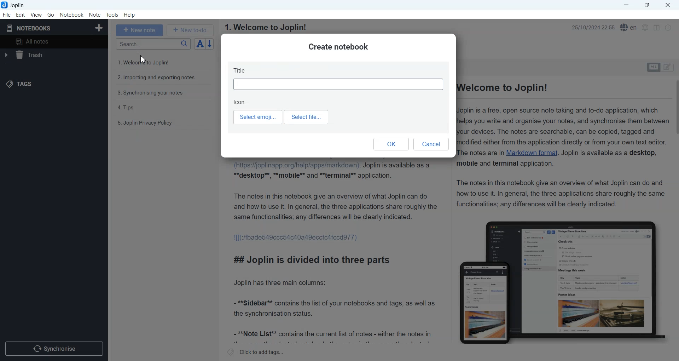 The height and width of the screenshot is (361, 679). What do you see at coordinates (648, 5) in the screenshot?
I see `Maximize` at bounding box center [648, 5].